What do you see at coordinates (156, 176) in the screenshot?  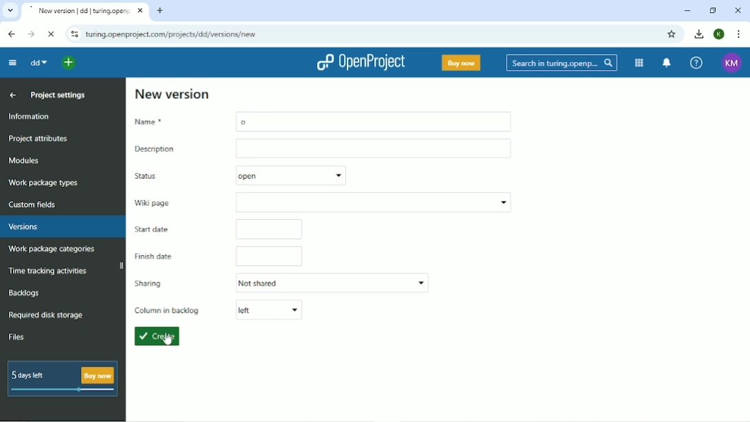 I see `Status` at bounding box center [156, 176].